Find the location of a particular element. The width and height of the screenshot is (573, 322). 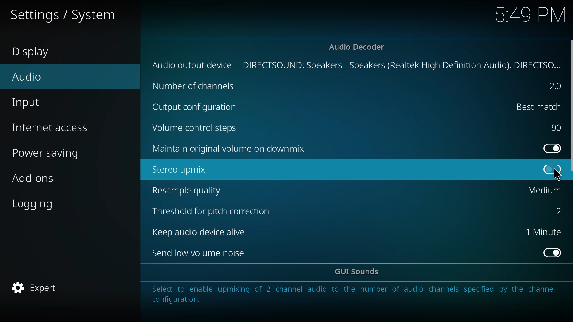

2 is located at coordinates (557, 211).